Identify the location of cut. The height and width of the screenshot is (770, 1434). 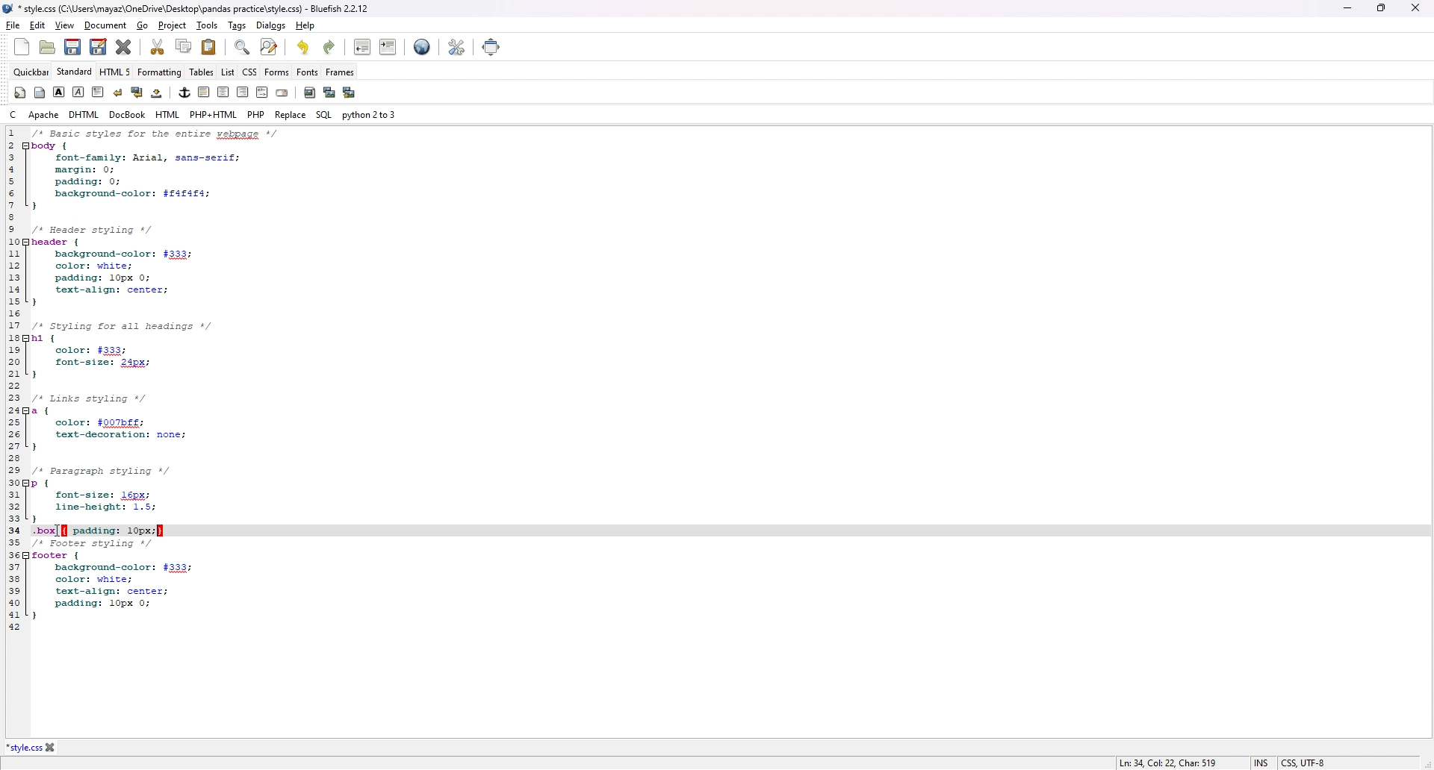
(159, 46).